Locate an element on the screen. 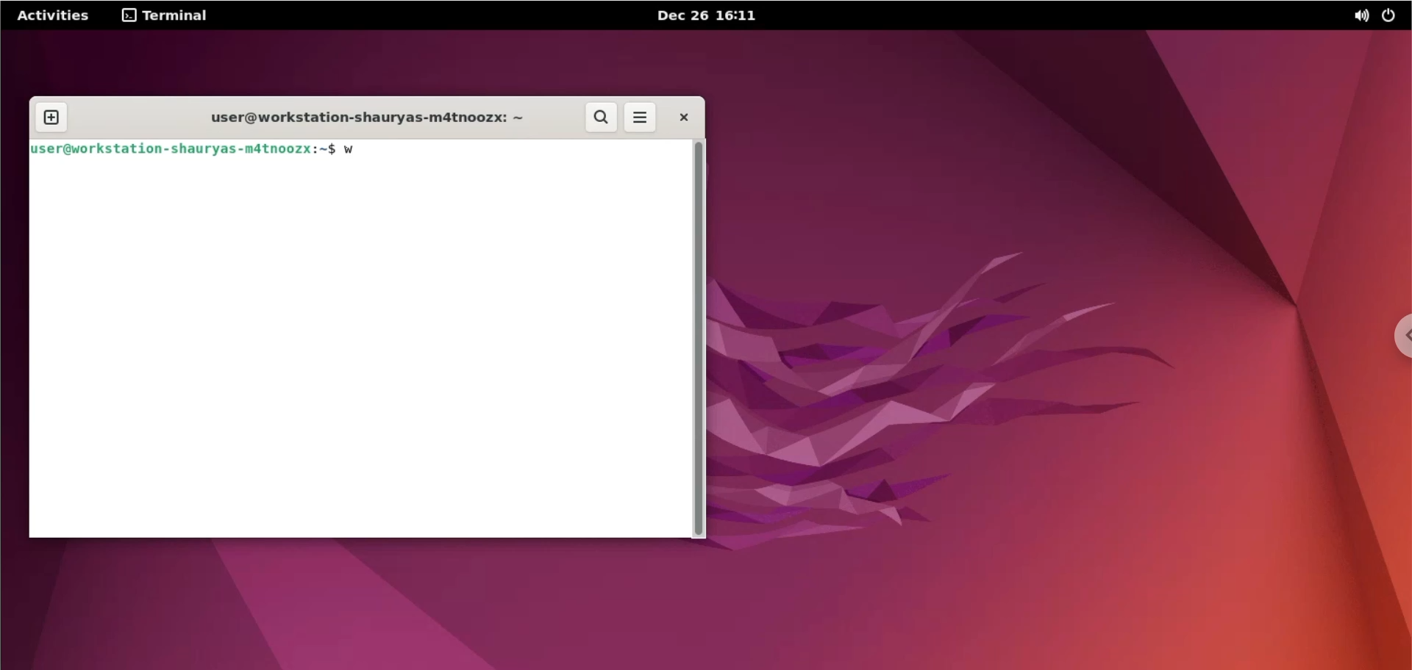 The height and width of the screenshot is (670, 1412). search is located at coordinates (599, 118).